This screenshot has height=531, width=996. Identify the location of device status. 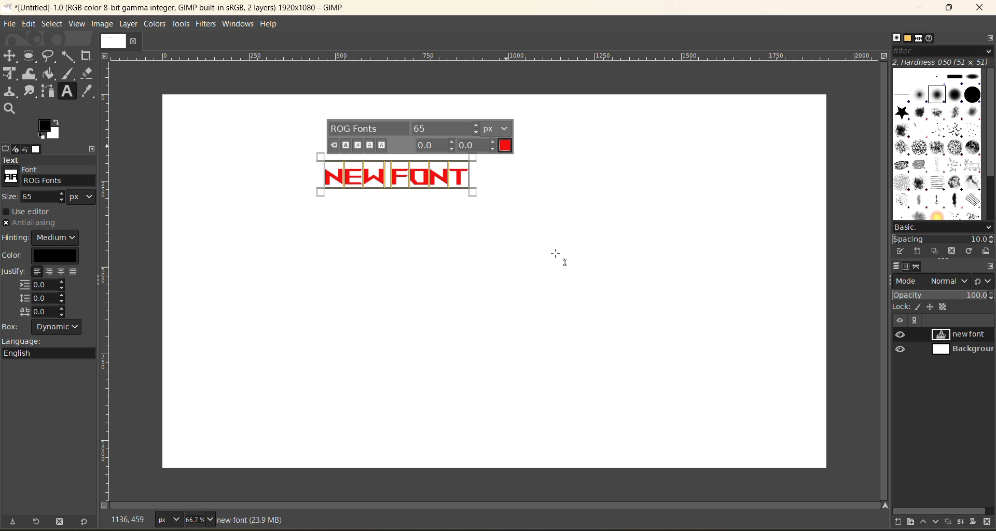
(16, 149).